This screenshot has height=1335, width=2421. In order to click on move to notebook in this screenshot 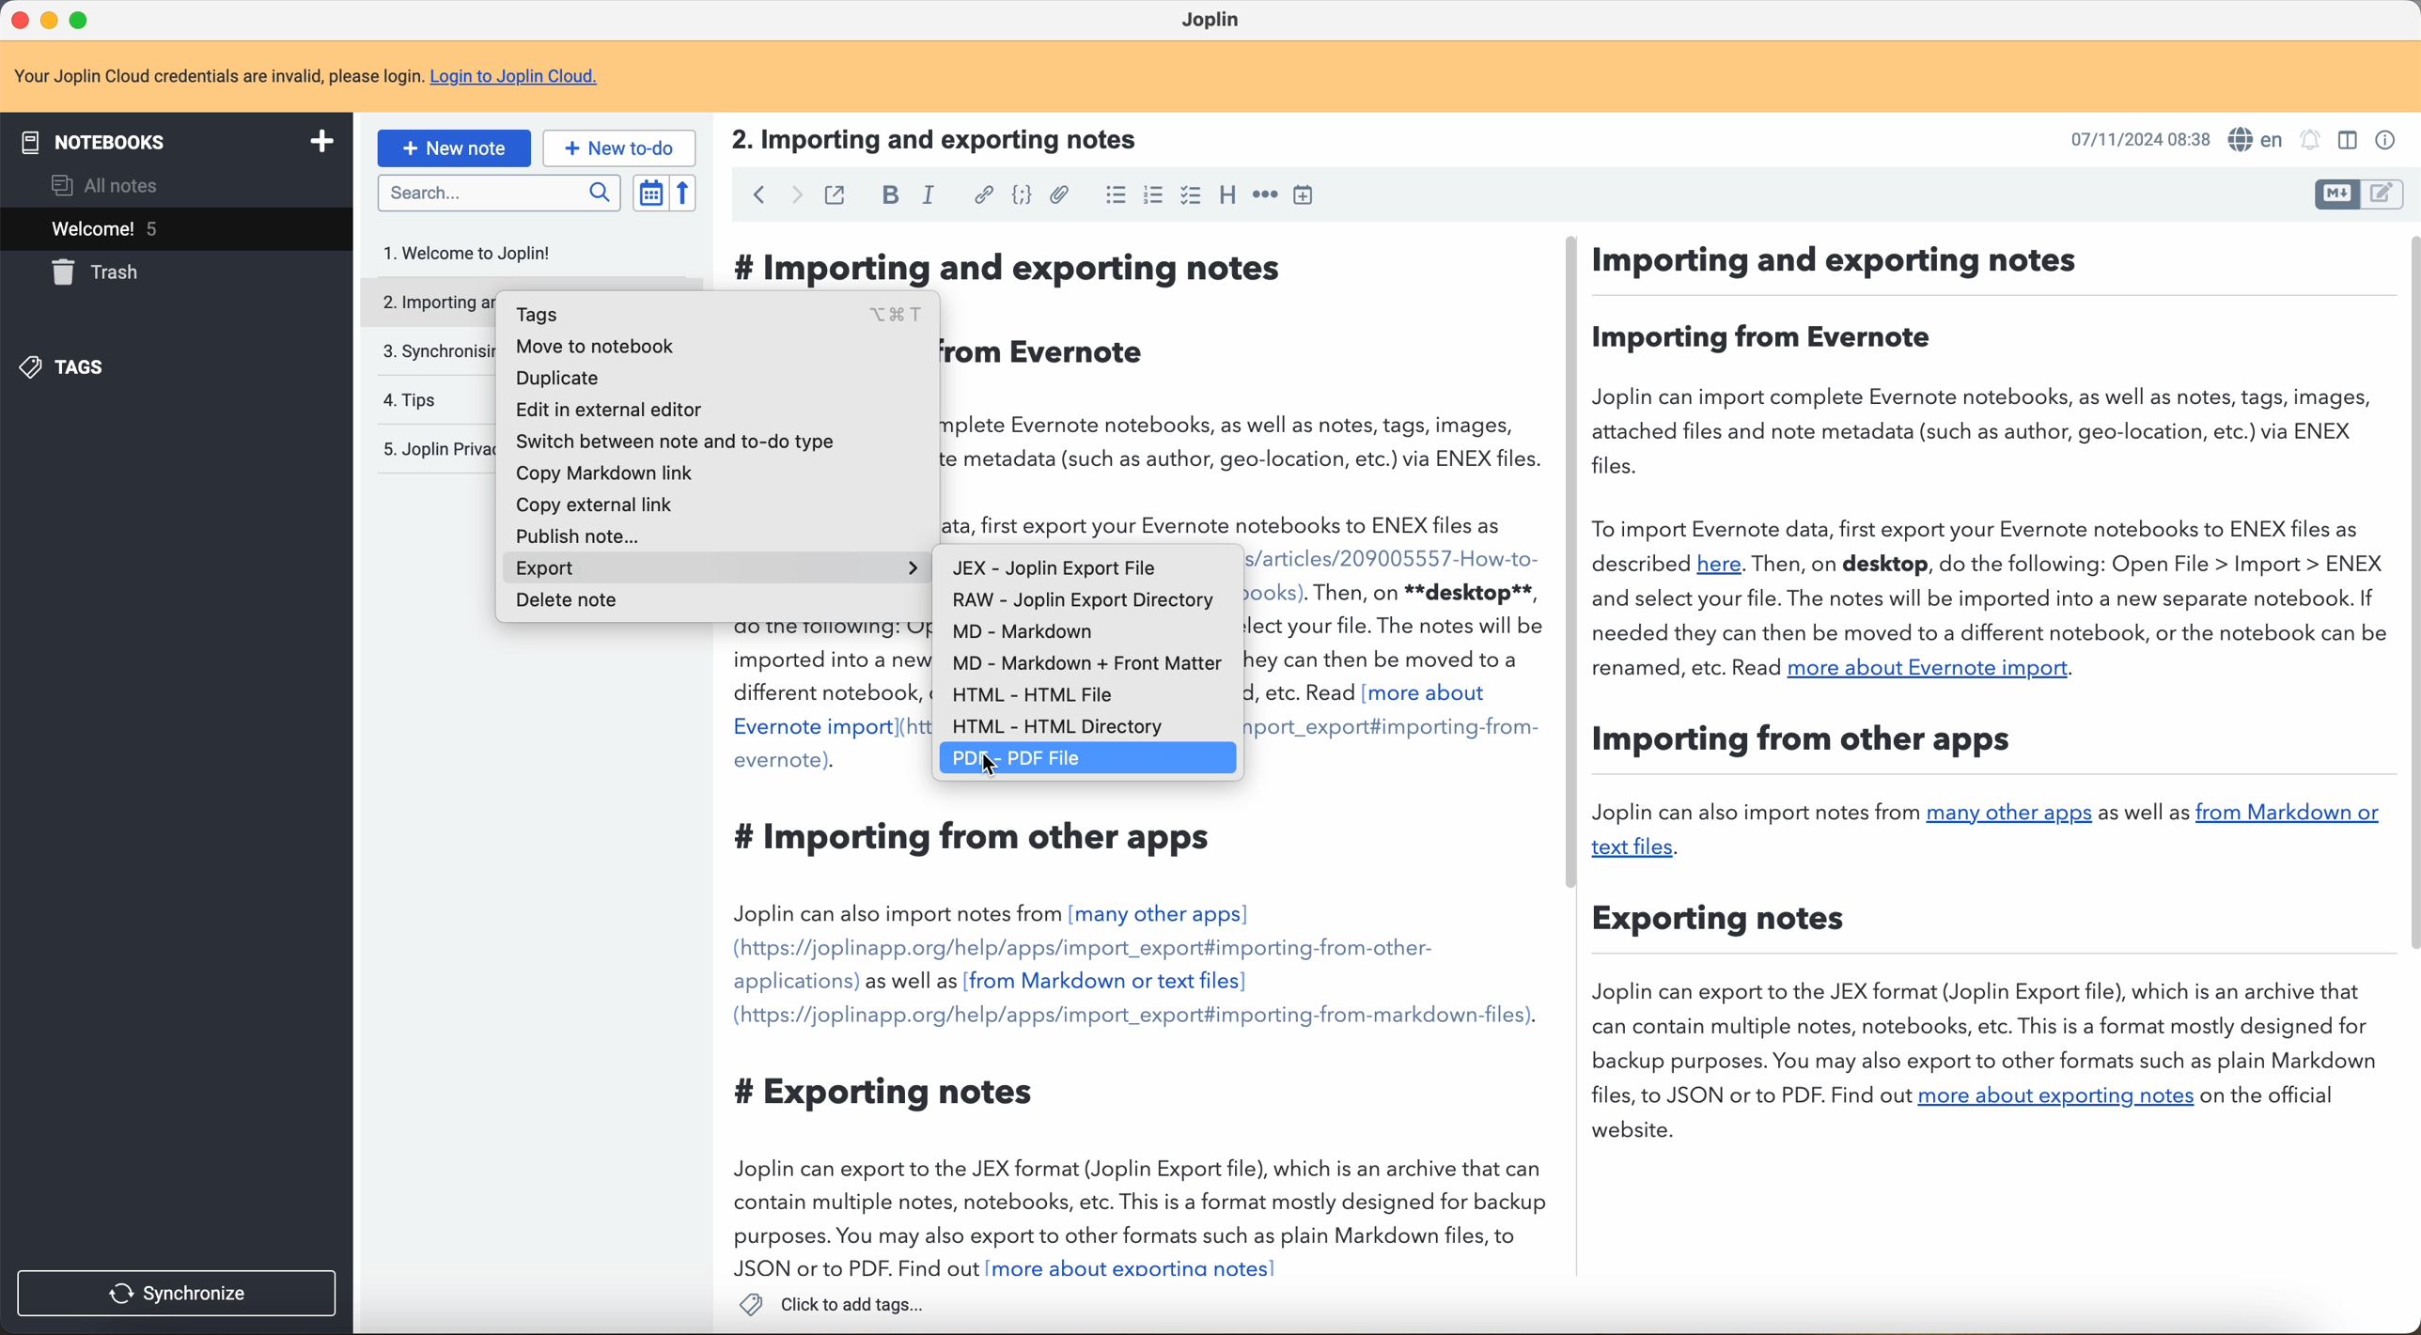, I will do `click(596, 345)`.